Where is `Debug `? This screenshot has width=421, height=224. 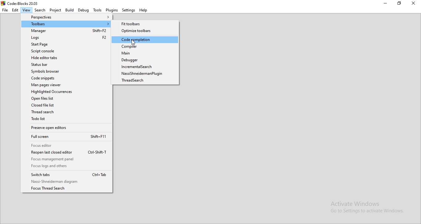
Debug  is located at coordinates (83, 10).